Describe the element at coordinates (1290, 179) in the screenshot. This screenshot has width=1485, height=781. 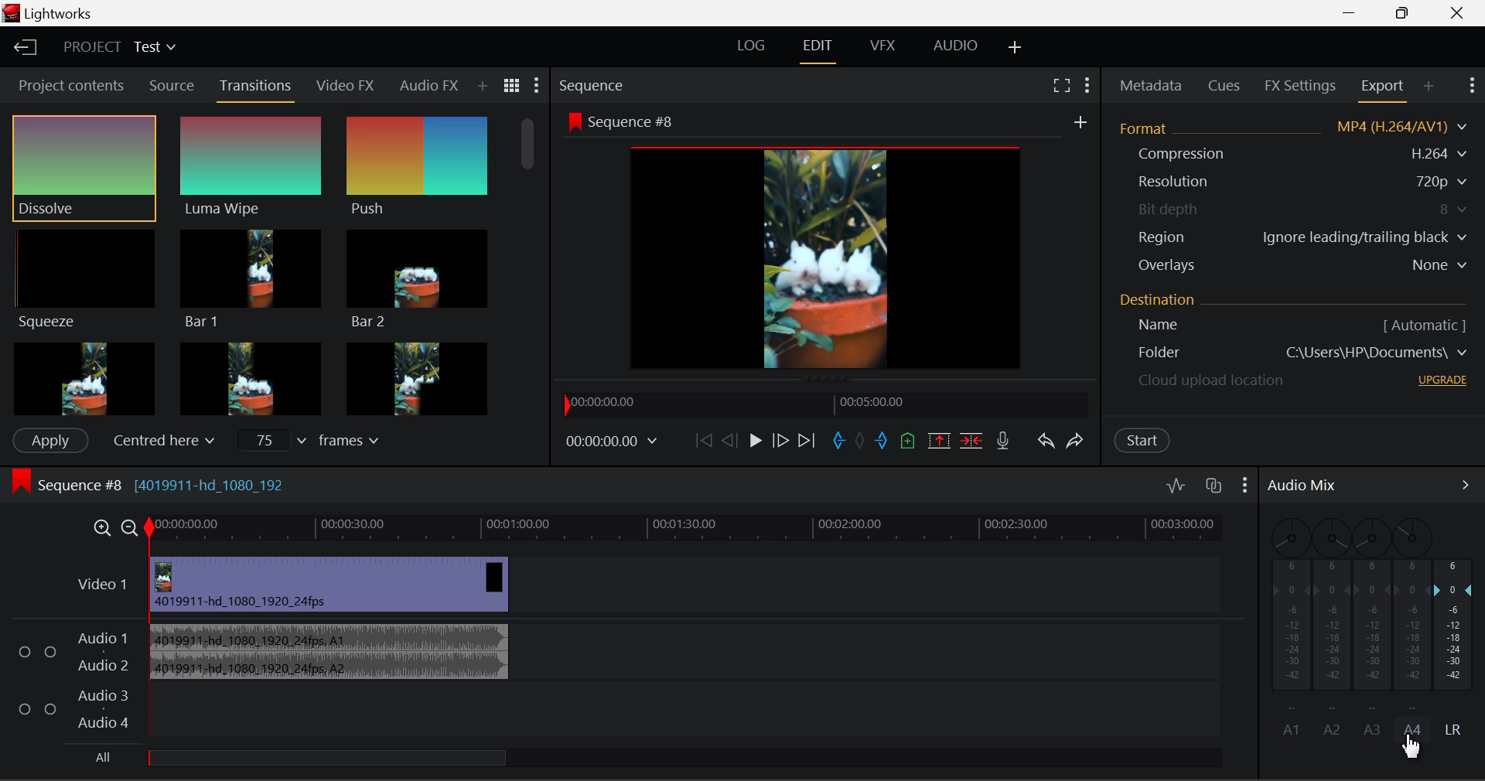
I see `Resolution` at that location.